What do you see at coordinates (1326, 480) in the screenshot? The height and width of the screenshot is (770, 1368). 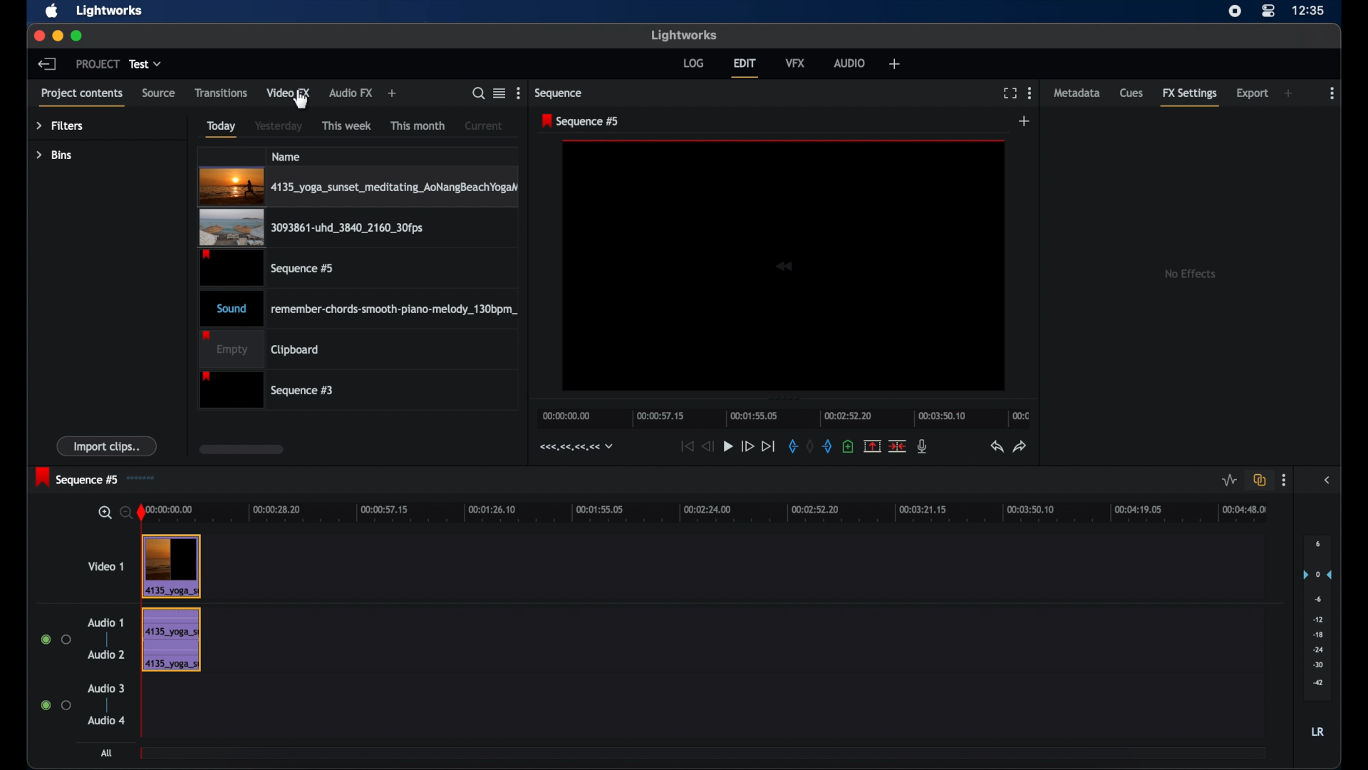 I see `sidebar` at bounding box center [1326, 480].